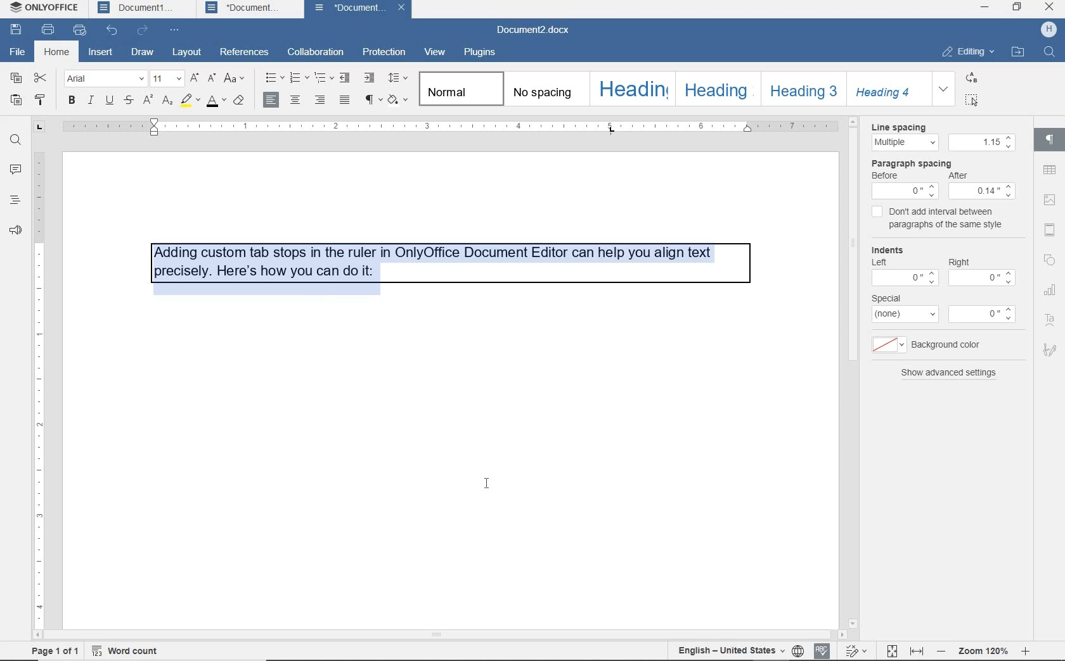  What do you see at coordinates (273, 77) in the screenshot?
I see `bullets` at bounding box center [273, 77].